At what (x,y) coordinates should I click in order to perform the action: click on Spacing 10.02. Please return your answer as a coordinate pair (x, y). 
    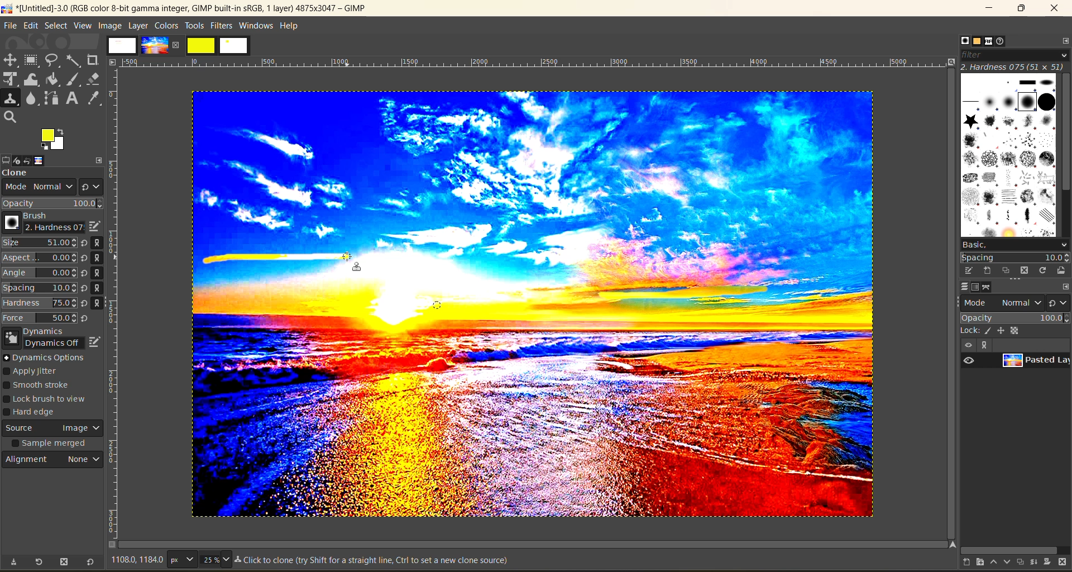
    Looking at the image, I should click on (40, 288).